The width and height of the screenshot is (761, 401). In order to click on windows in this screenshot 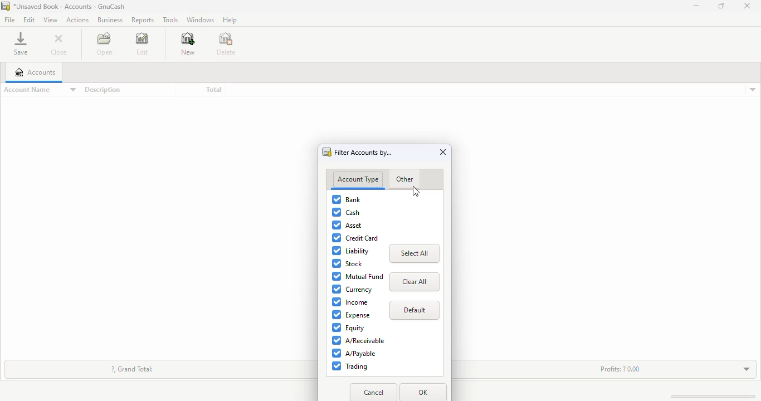, I will do `click(199, 20)`.